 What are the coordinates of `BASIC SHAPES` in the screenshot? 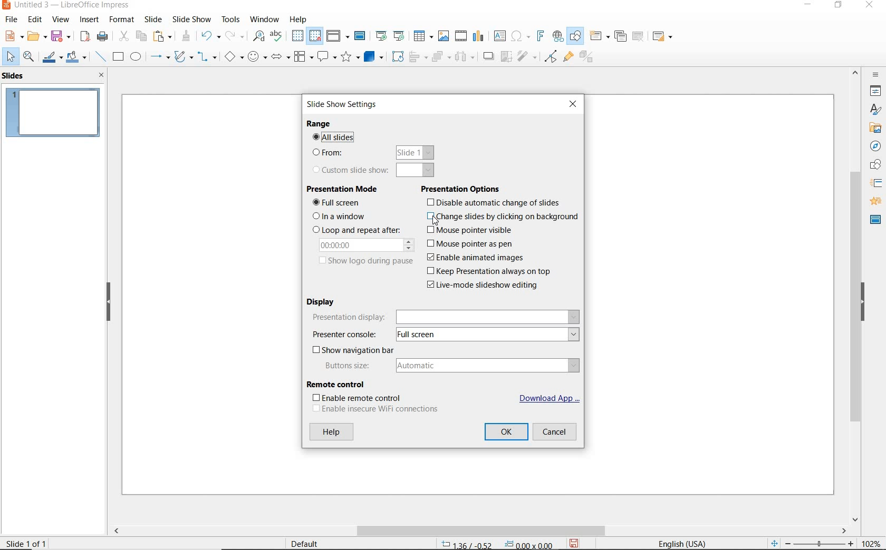 It's located at (233, 57).